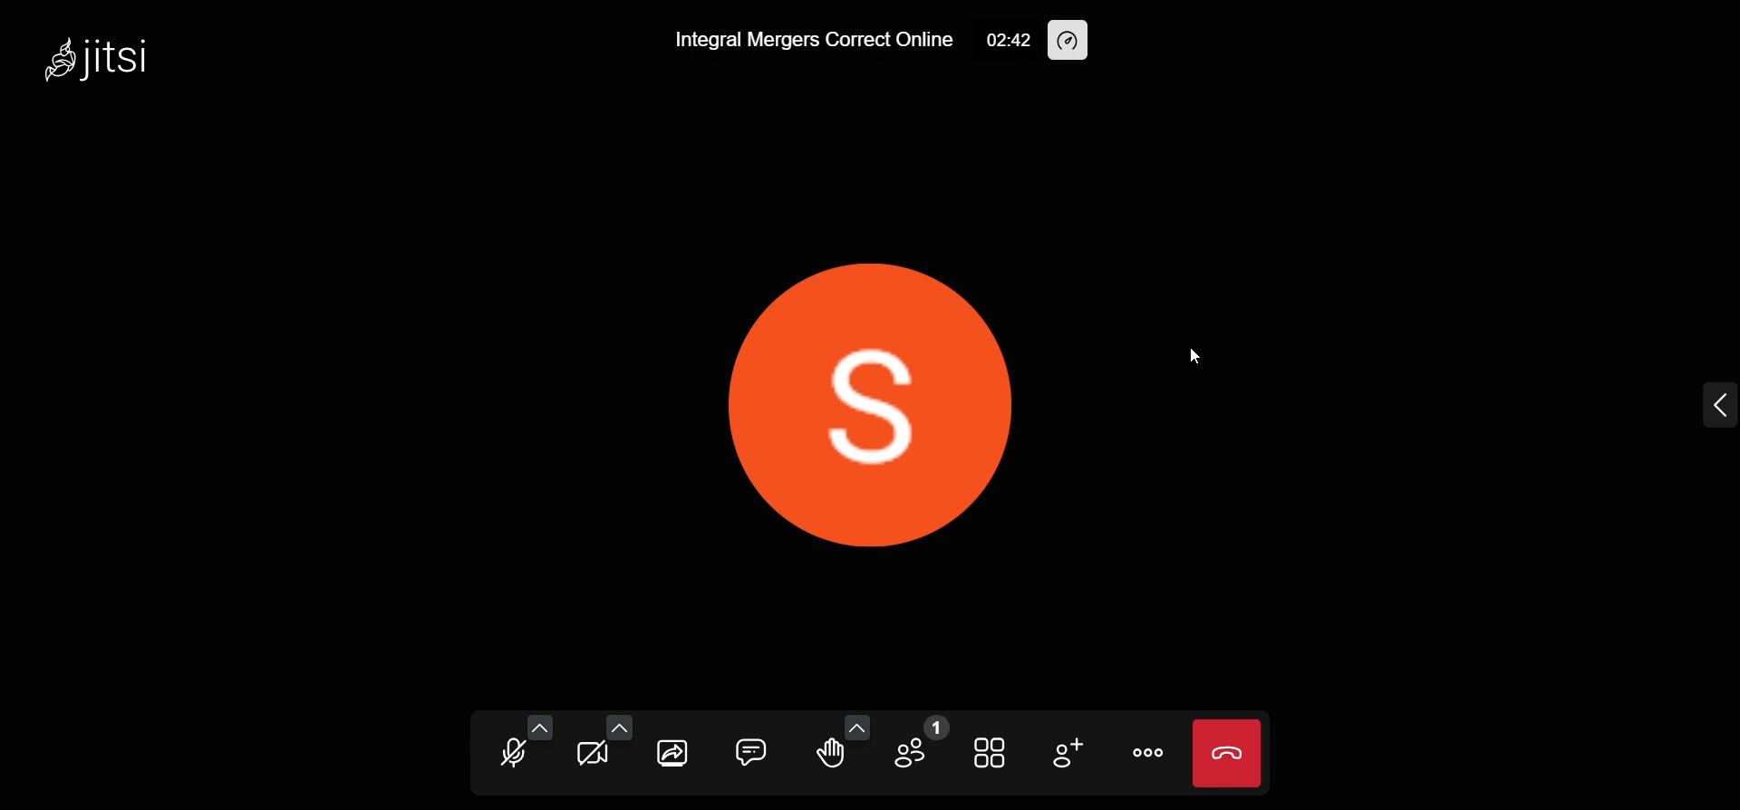 The height and width of the screenshot is (810, 1740). Describe the element at coordinates (127, 67) in the screenshot. I see `jitsi` at that location.